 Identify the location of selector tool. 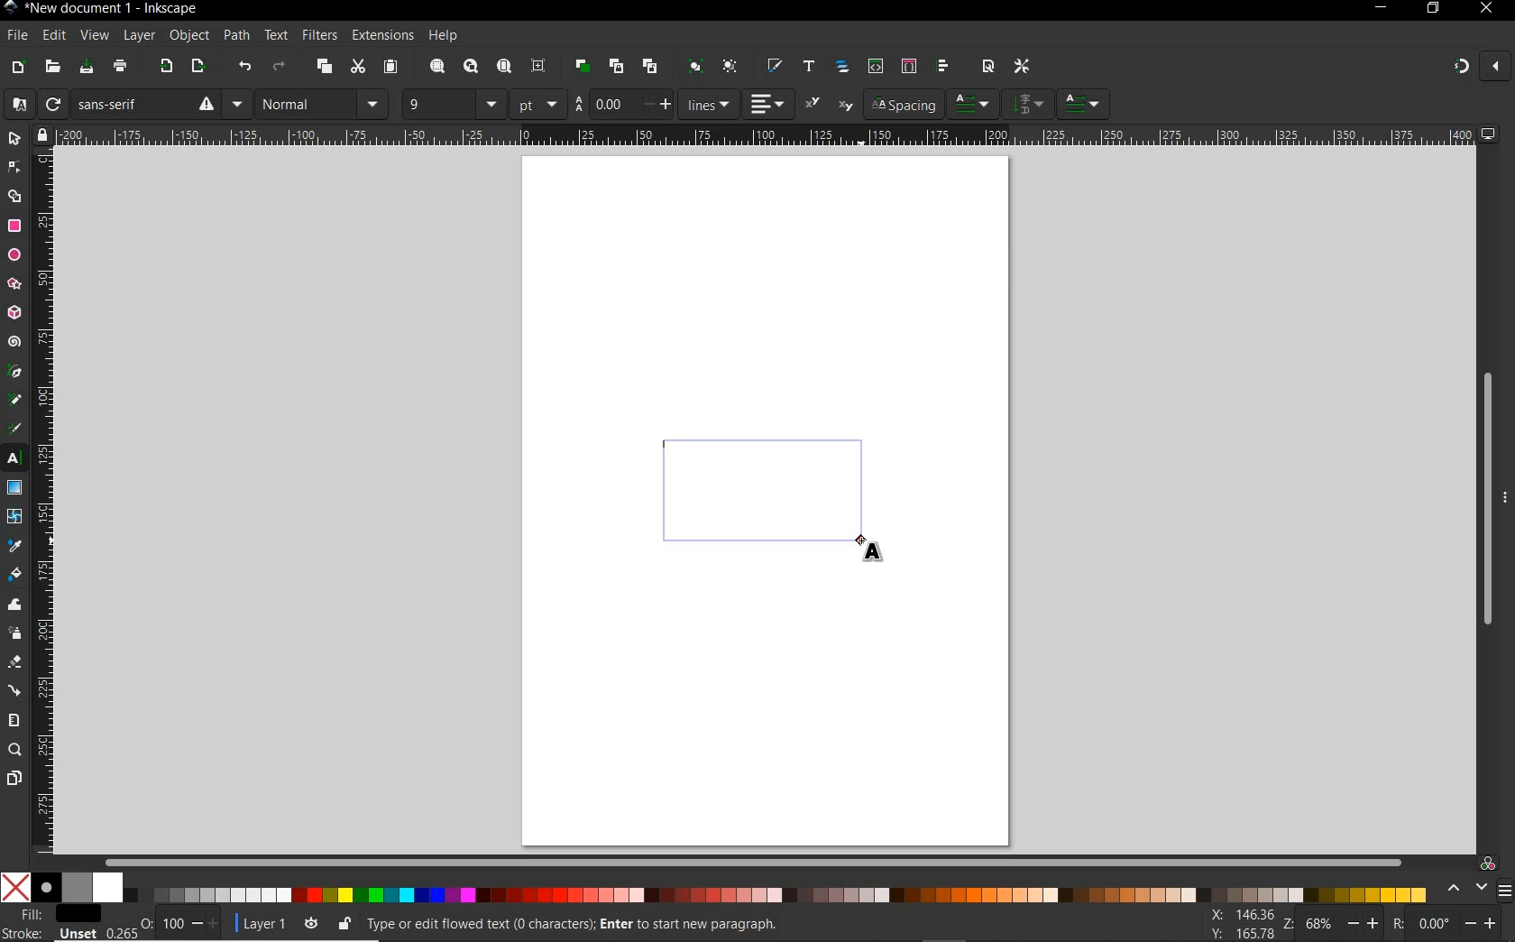
(14, 138).